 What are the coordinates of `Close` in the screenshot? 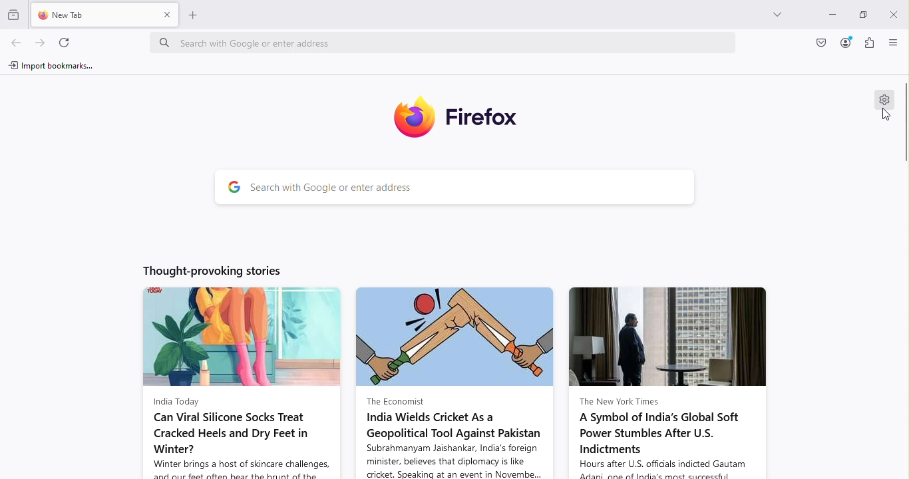 It's located at (892, 13).